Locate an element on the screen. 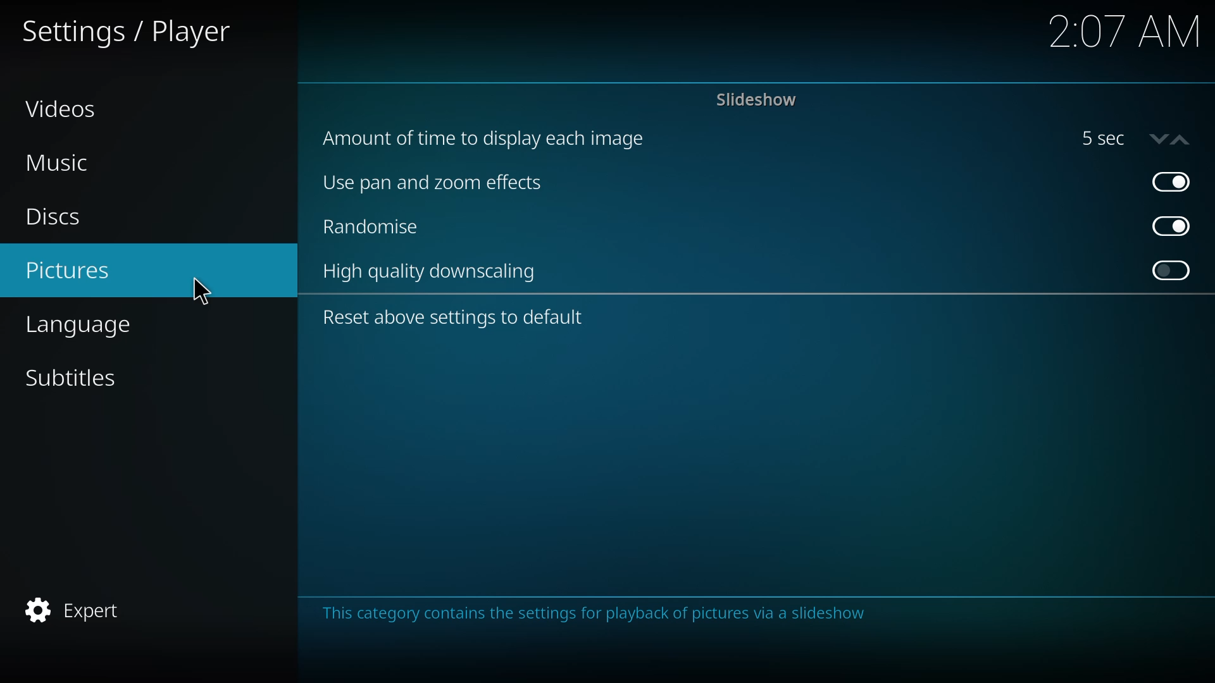 The height and width of the screenshot is (683, 1215). subtitles is located at coordinates (77, 378).